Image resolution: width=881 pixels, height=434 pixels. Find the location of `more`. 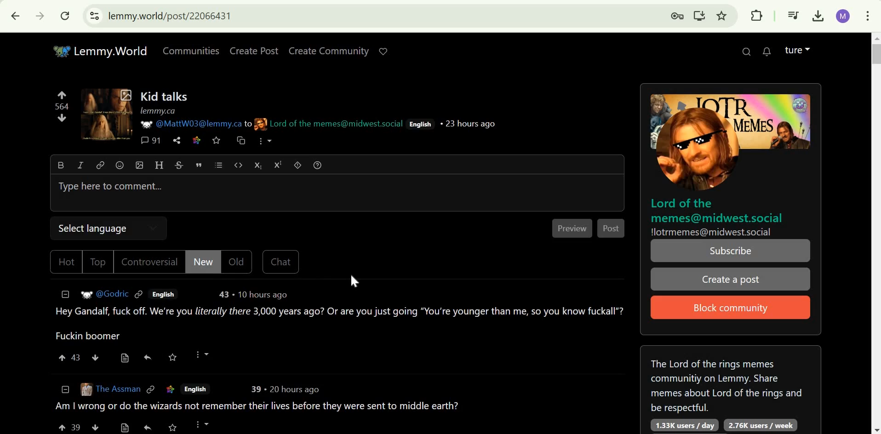

more is located at coordinates (202, 354).